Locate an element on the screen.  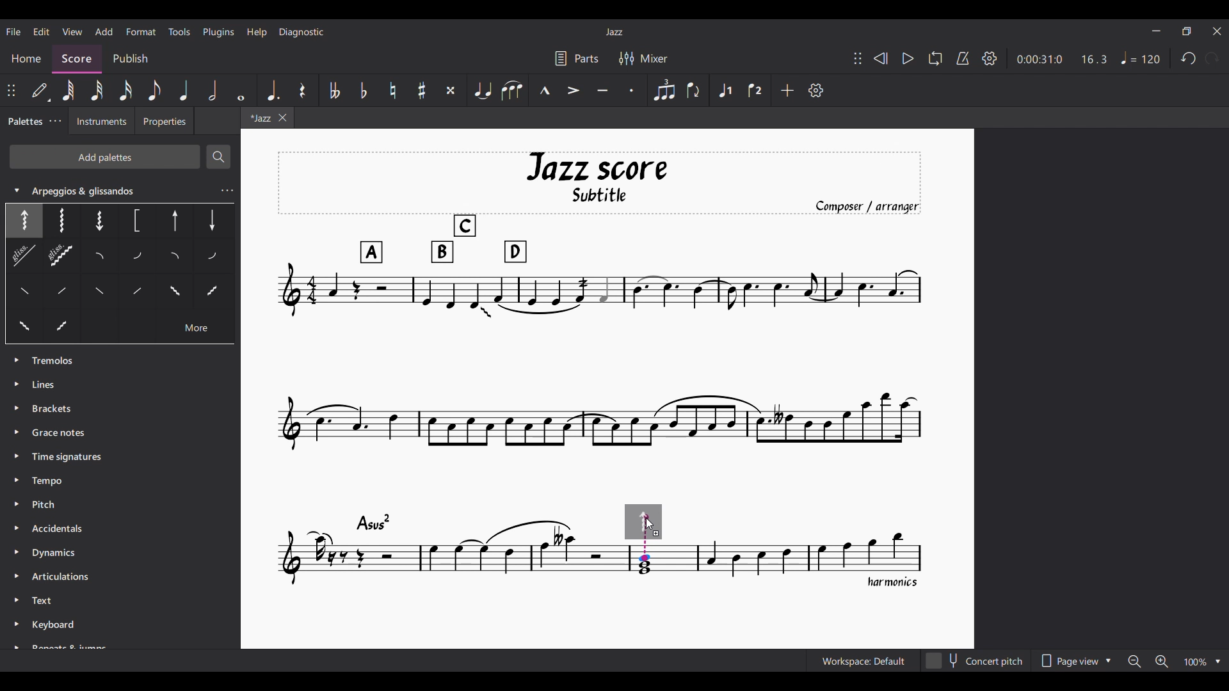
Close tab is located at coordinates (282, 118).